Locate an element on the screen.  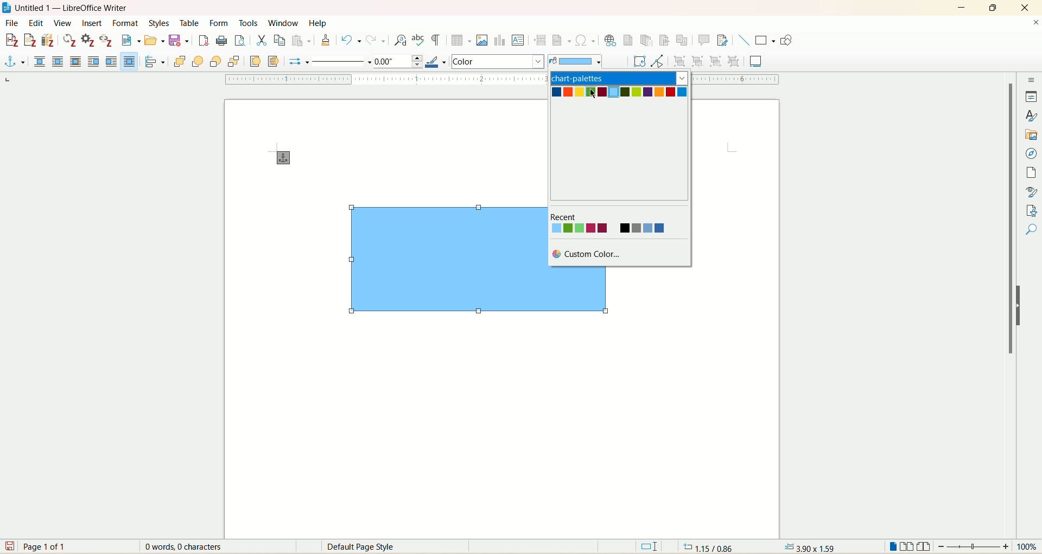
dimensions is located at coordinates (809, 546).